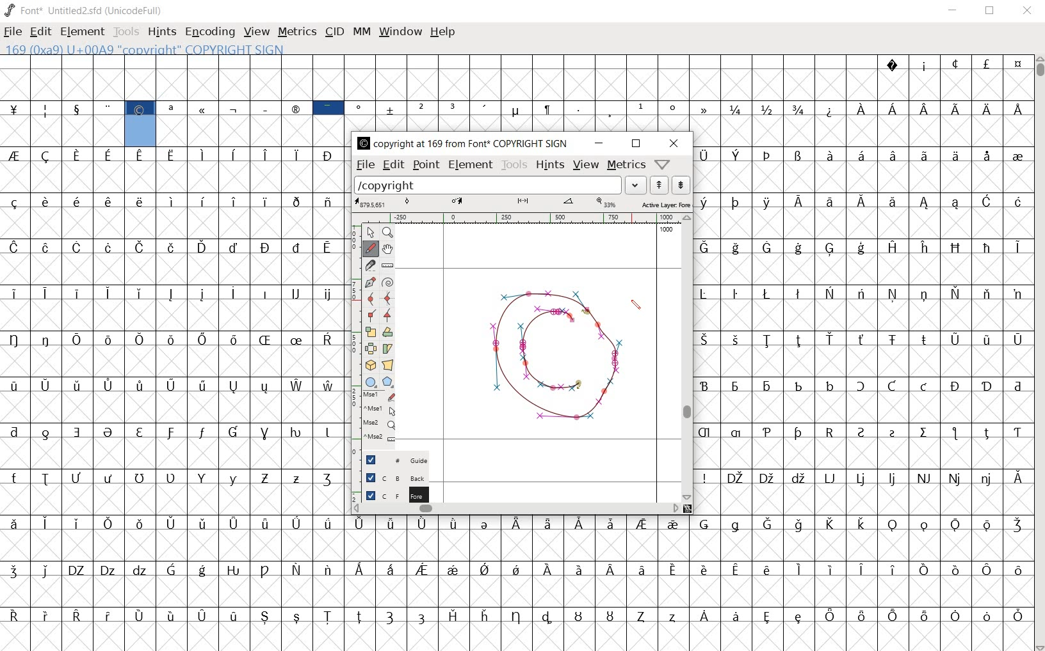  What do you see at coordinates (369, 265) in the screenshot?
I see `cut splines in two` at bounding box center [369, 265].